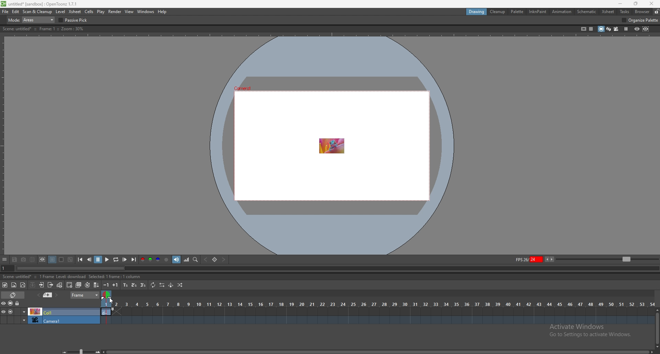 This screenshot has height=354, width=660. Describe the element at coordinates (620, 4) in the screenshot. I see `minimize` at that location.